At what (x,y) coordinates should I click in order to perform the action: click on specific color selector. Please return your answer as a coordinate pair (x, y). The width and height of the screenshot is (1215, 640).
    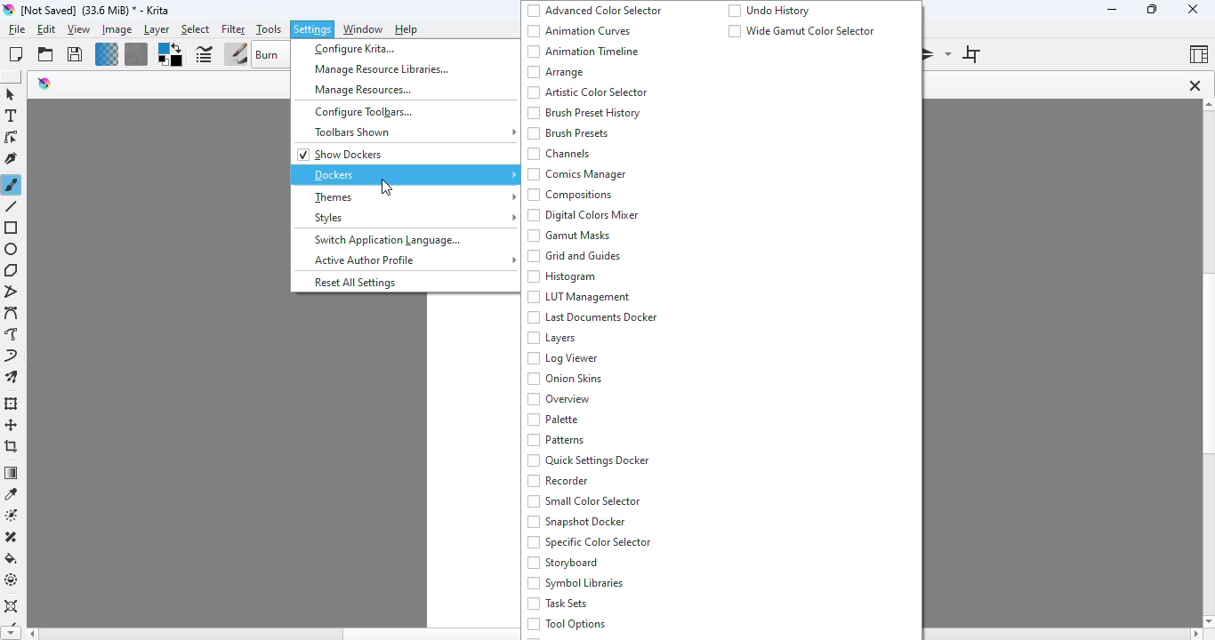
    Looking at the image, I should click on (589, 541).